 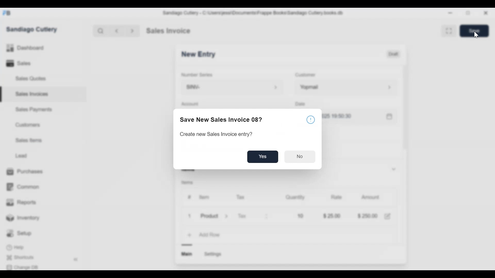 I want to click on yes, so click(x=262, y=157).